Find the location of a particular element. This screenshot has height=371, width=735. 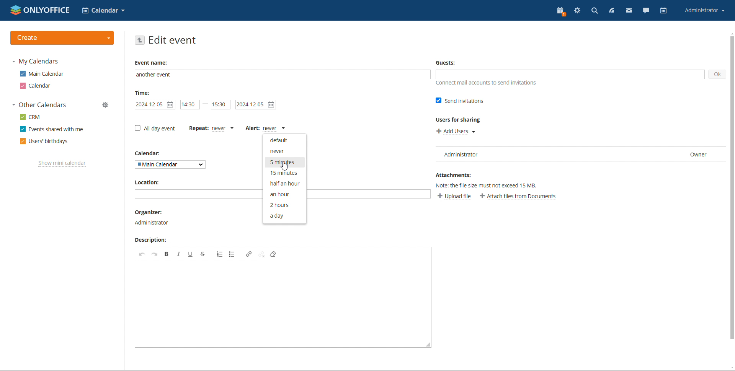

send invitations is located at coordinates (460, 101).